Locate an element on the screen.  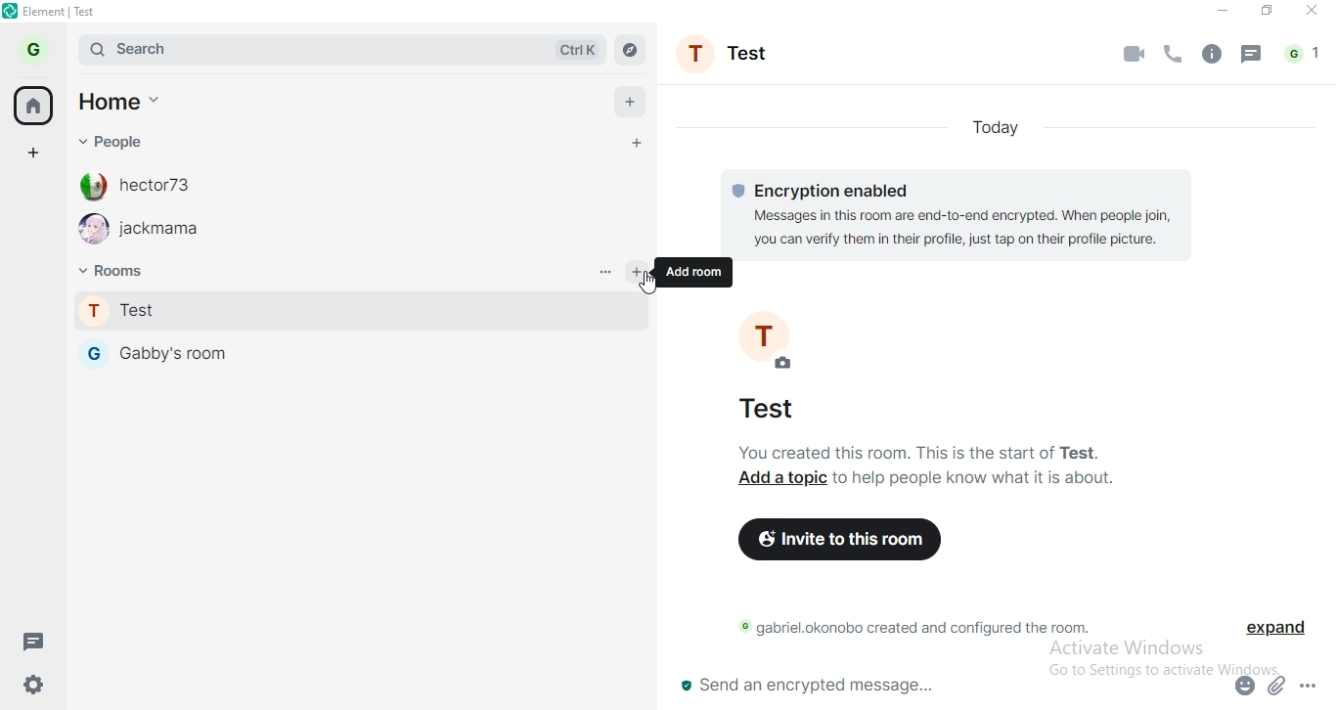
hector73 is located at coordinates (147, 186).